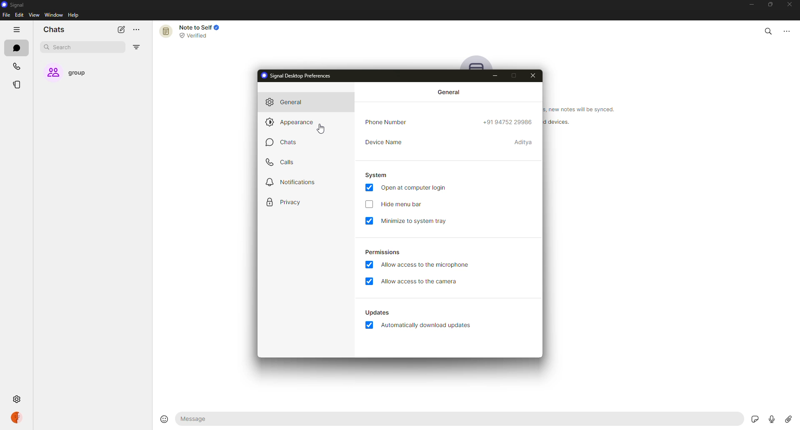 The height and width of the screenshot is (430, 800). I want to click on cursor, so click(321, 129).